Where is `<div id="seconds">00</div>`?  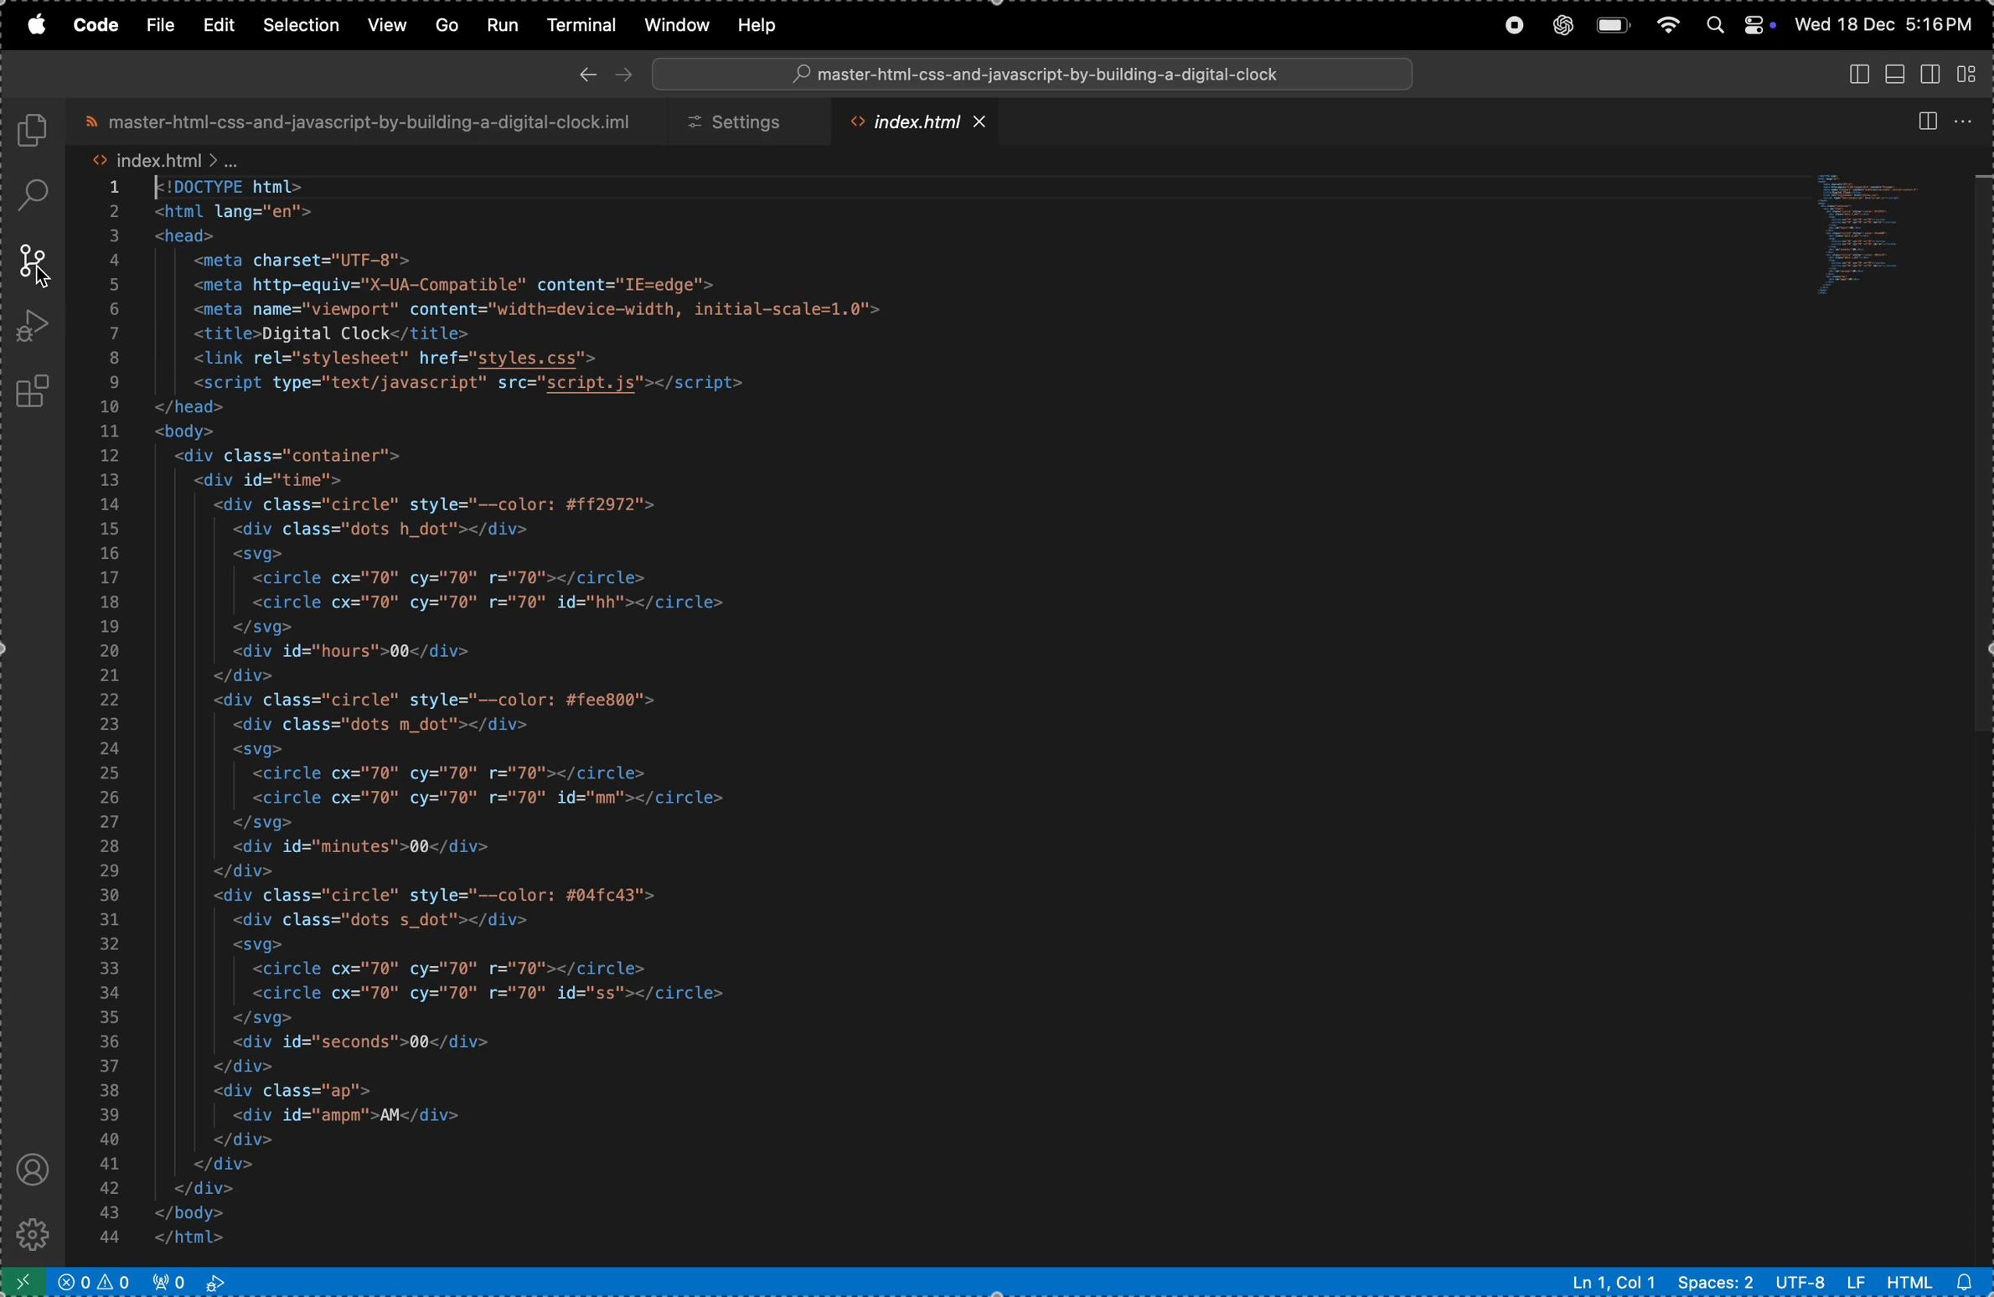 <div id="seconds">00</div> is located at coordinates (359, 1041).